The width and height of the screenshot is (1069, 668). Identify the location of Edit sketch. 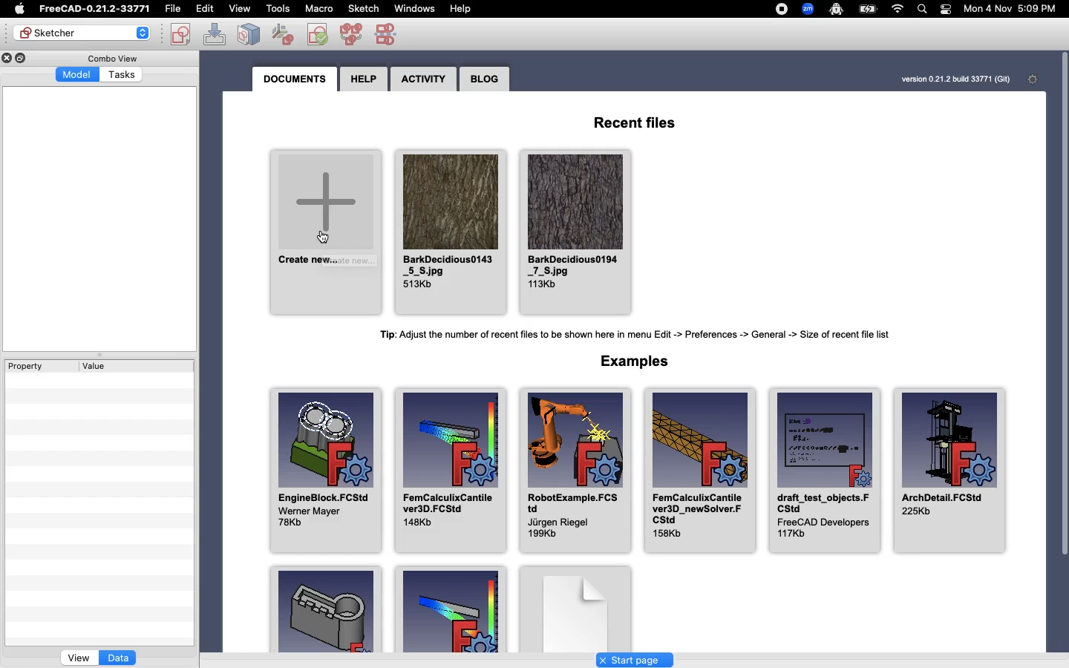
(215, 34).